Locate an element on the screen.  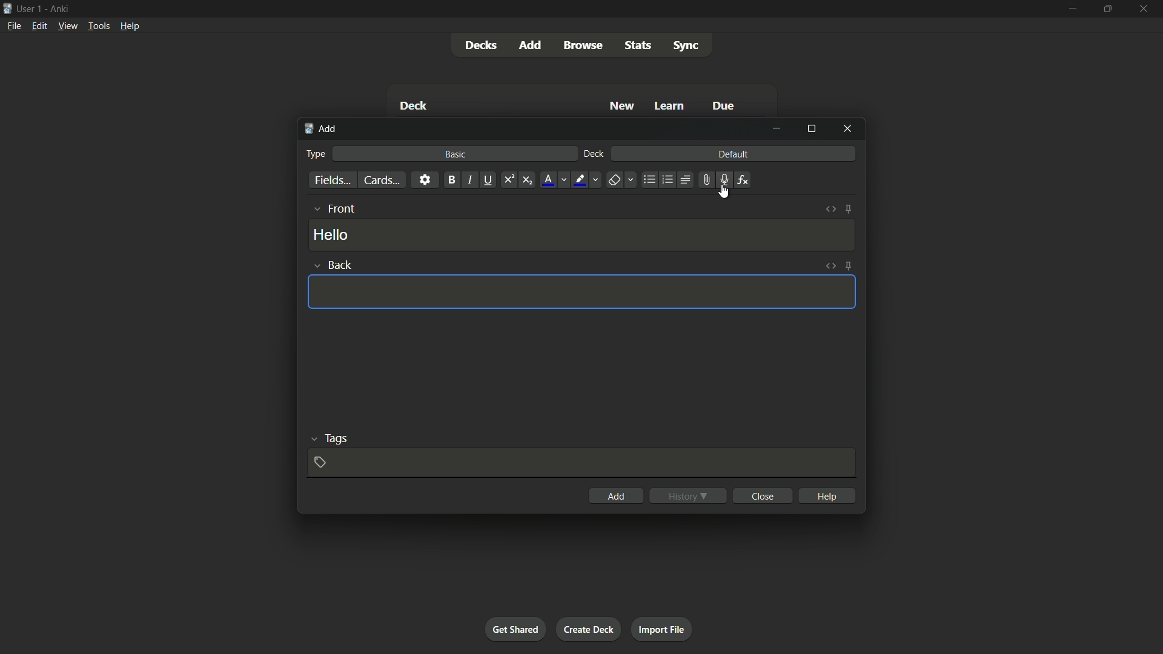
subscript is located at coordinates (527, 180).